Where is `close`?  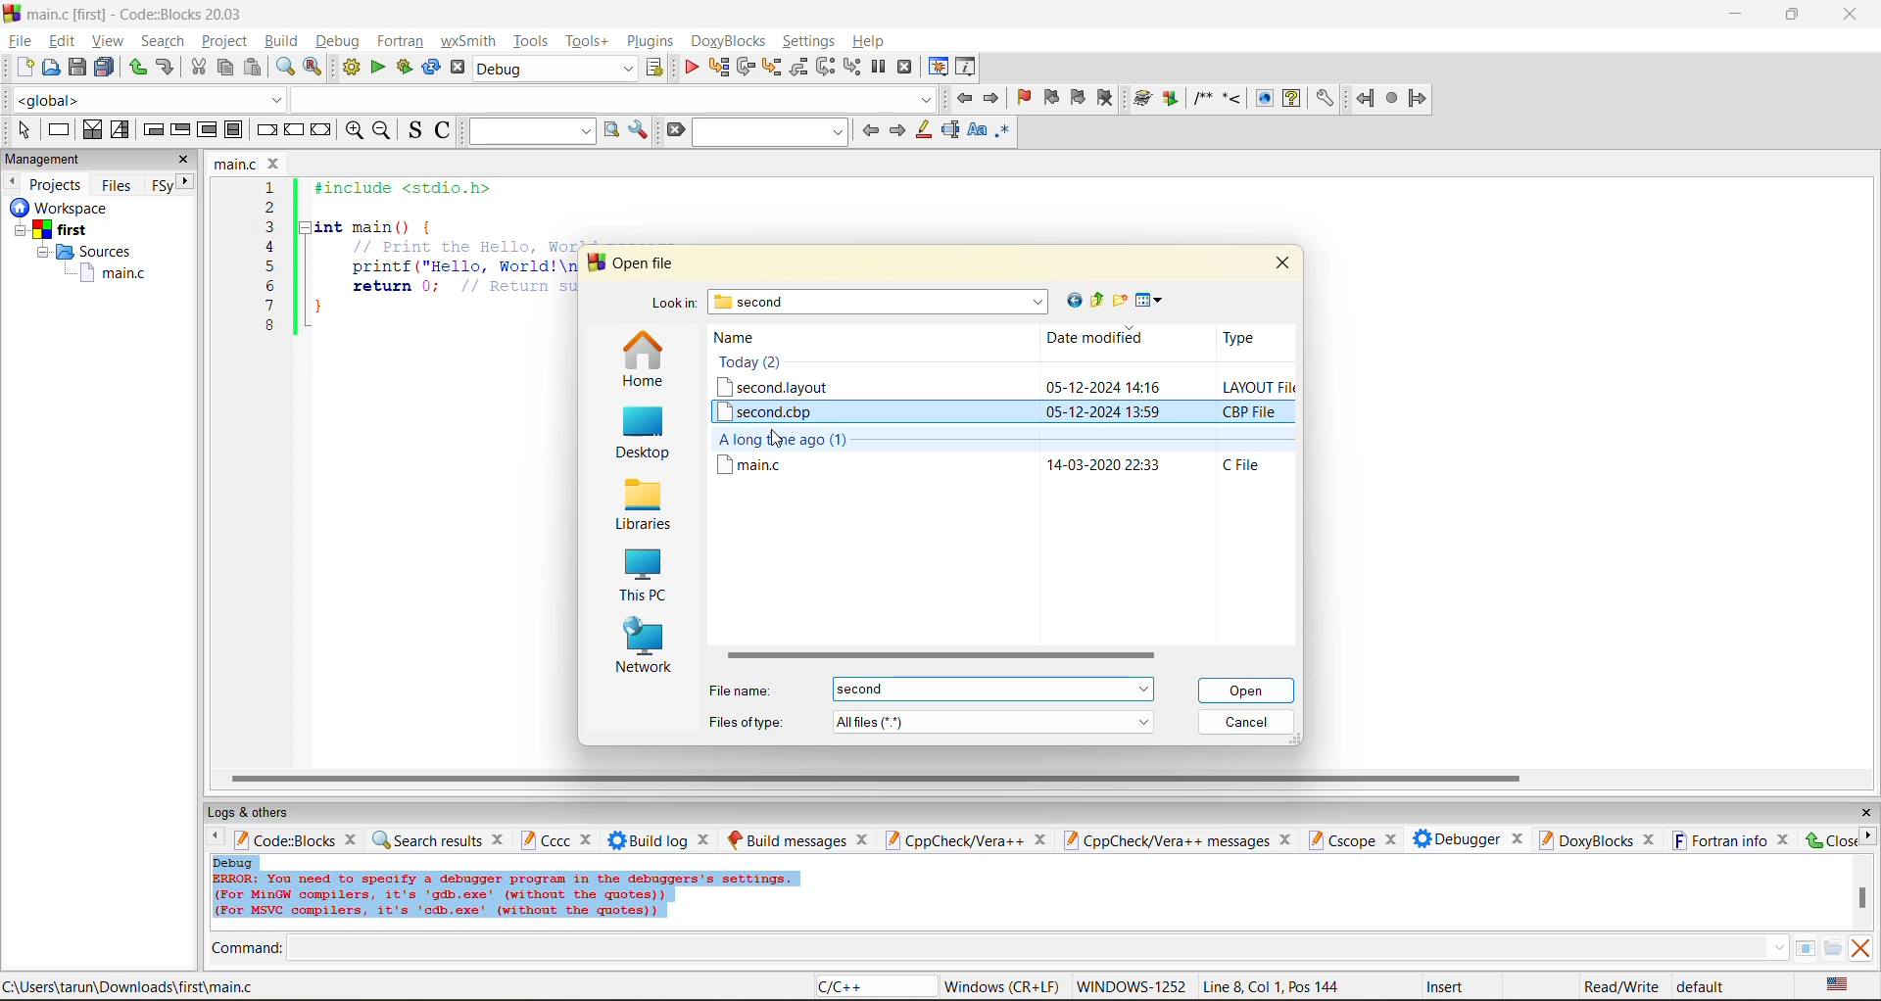
close is located at coordinates (184, 160).